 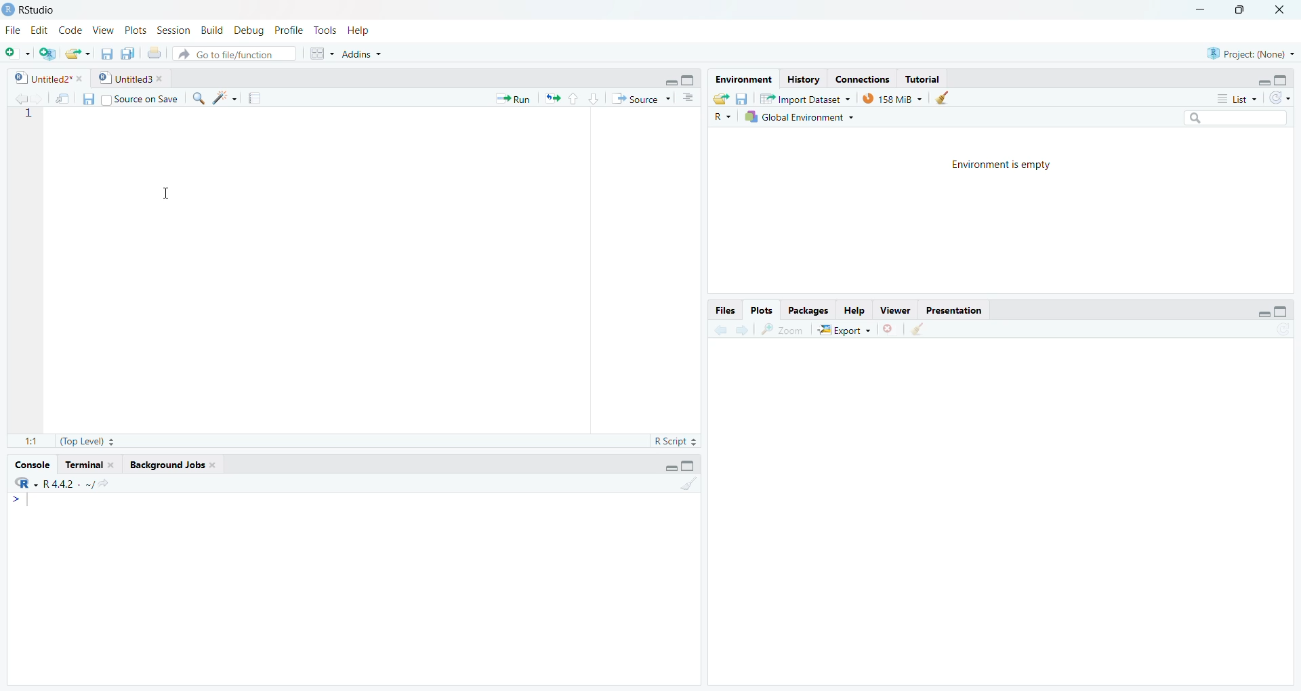 What do you see at coordinates (365, 56) in the screenshot?
I see `~ Addins ~` at bounding box center [365, 56].